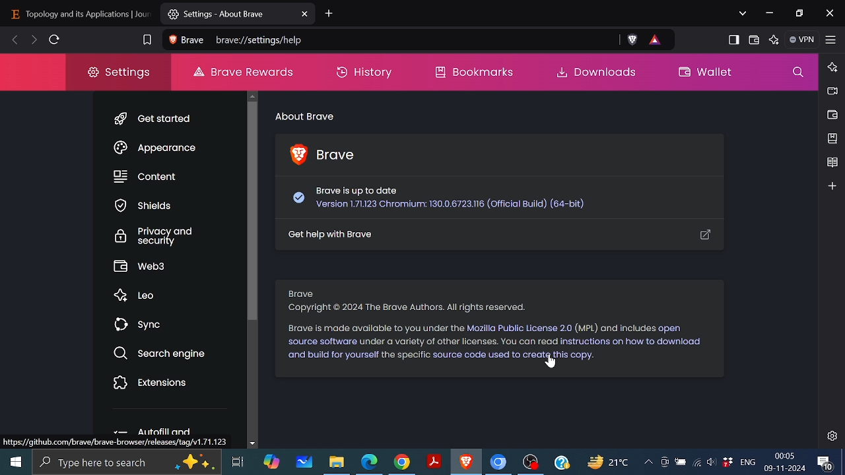  What do you see at coordinates (33, 40) in the screenshot?
I see `Go to next page` at bounding box center [33, 40].